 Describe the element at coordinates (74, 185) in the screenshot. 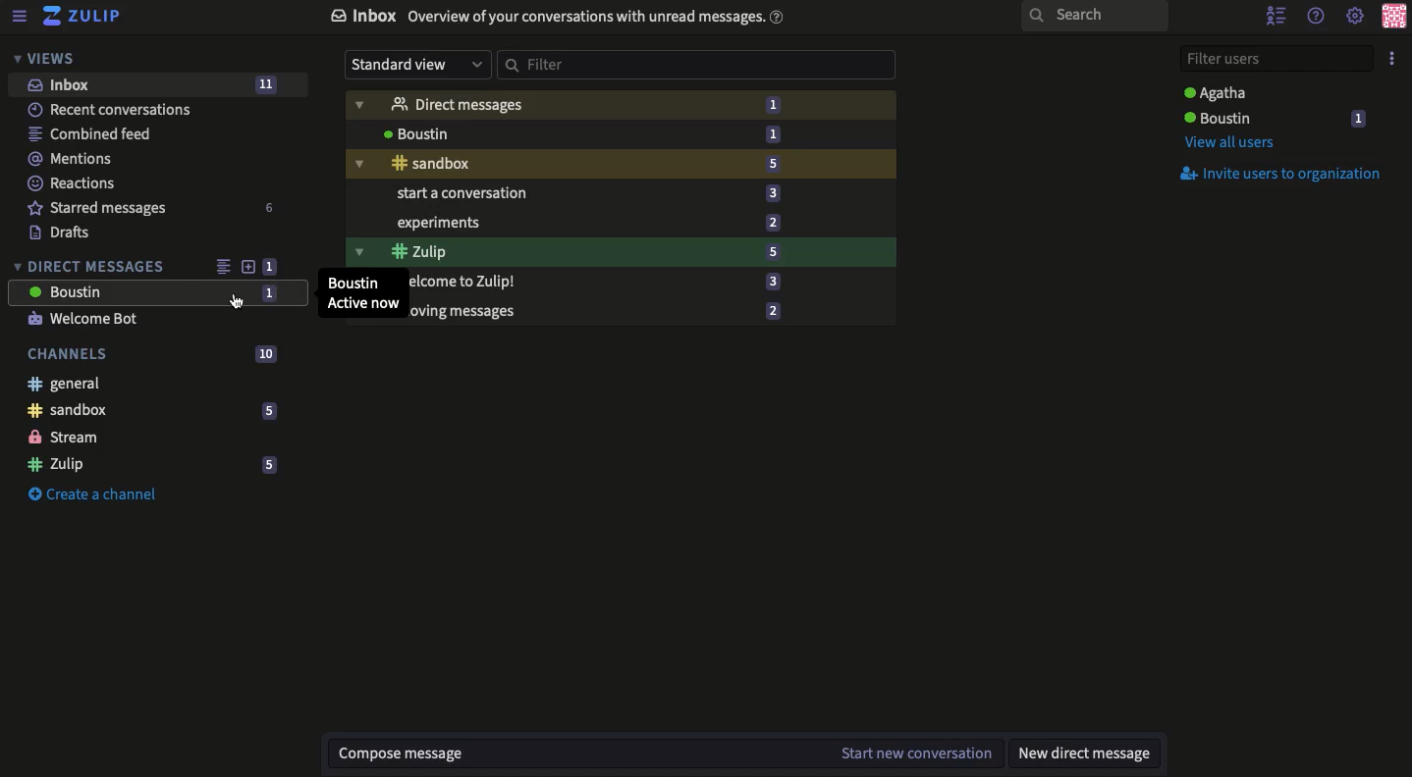

I see `Reactions` at that location.